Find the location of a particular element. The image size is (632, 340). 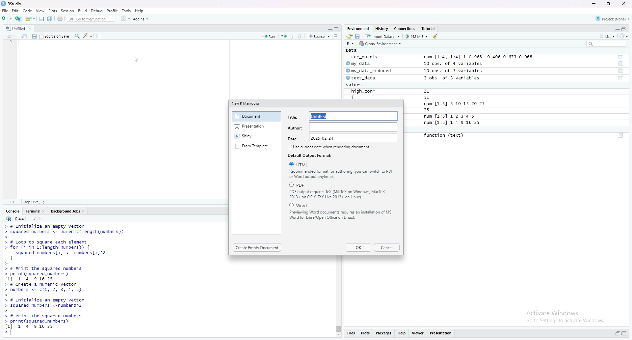

vbertical Scrollbar  is located at coordinates (337, 328).